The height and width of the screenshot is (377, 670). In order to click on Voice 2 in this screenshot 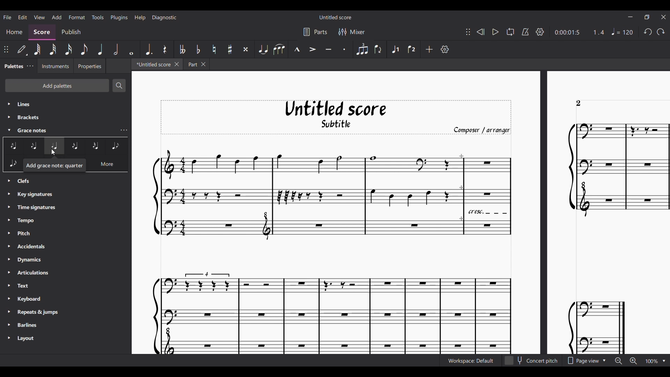, I will do `click(412, 49)`.